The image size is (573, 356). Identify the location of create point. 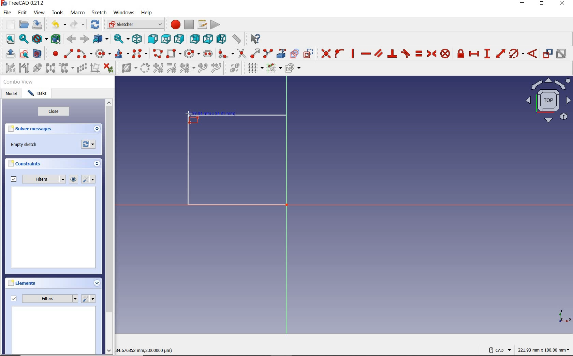
(54, 54).